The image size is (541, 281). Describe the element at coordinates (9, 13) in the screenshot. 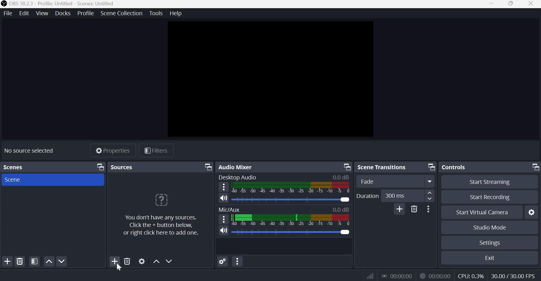

I see `File` at that location.